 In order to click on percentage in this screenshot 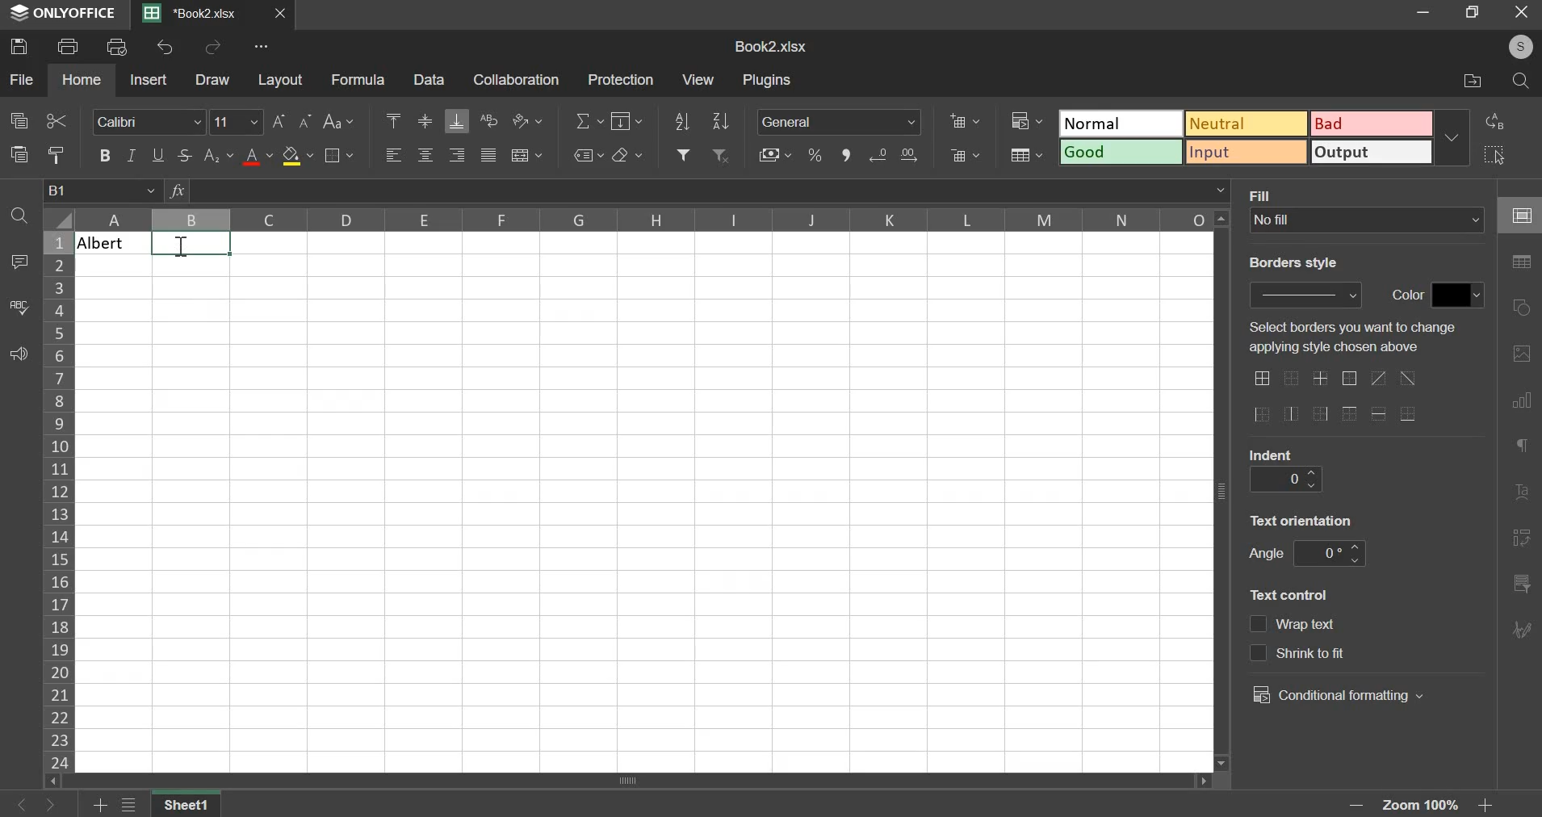, I will do `click(815, 154)`.